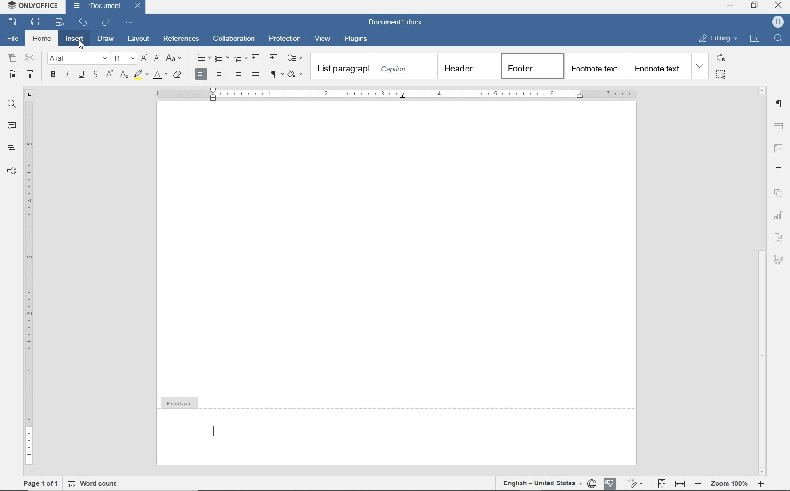  Describe the element at coordinates (94, 484) in the screenshot. I see `Word count` at that location.